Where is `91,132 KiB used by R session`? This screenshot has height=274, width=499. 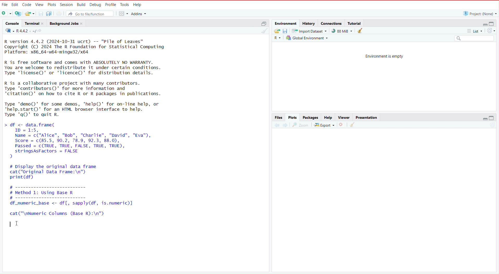
91,132 KiB used by R session is located at coordinates (342, 31).